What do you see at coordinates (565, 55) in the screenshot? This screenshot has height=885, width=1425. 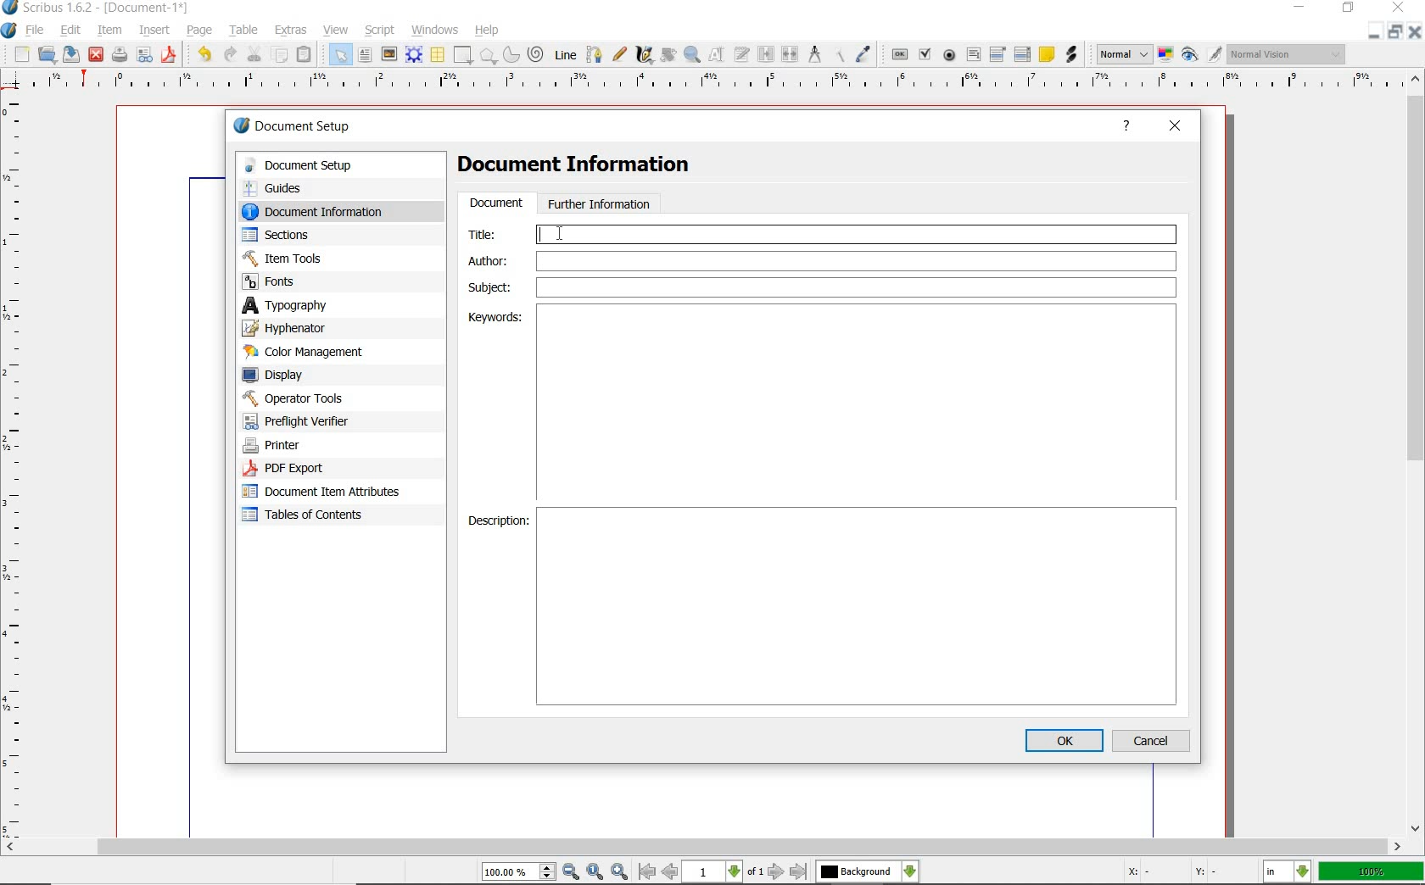 I see `Line` at bounding box center [565, 55].